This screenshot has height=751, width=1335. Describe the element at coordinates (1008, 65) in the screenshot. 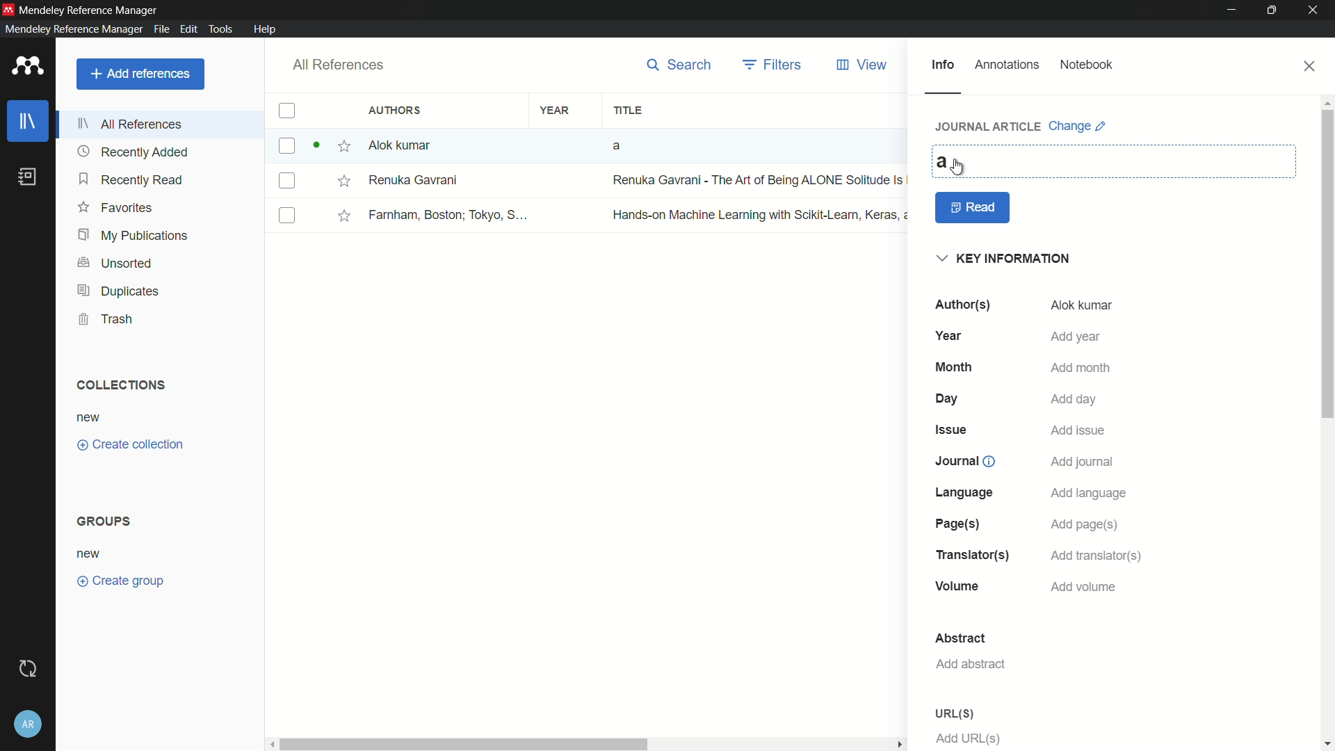

I see `annotations` at that location.